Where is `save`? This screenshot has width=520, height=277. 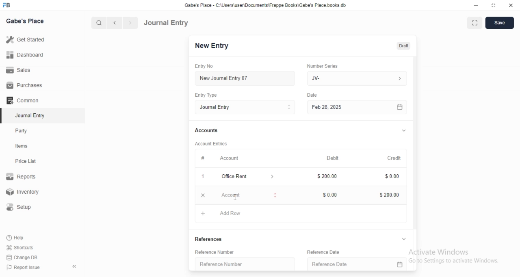 save is located at coordinates (500, 23).